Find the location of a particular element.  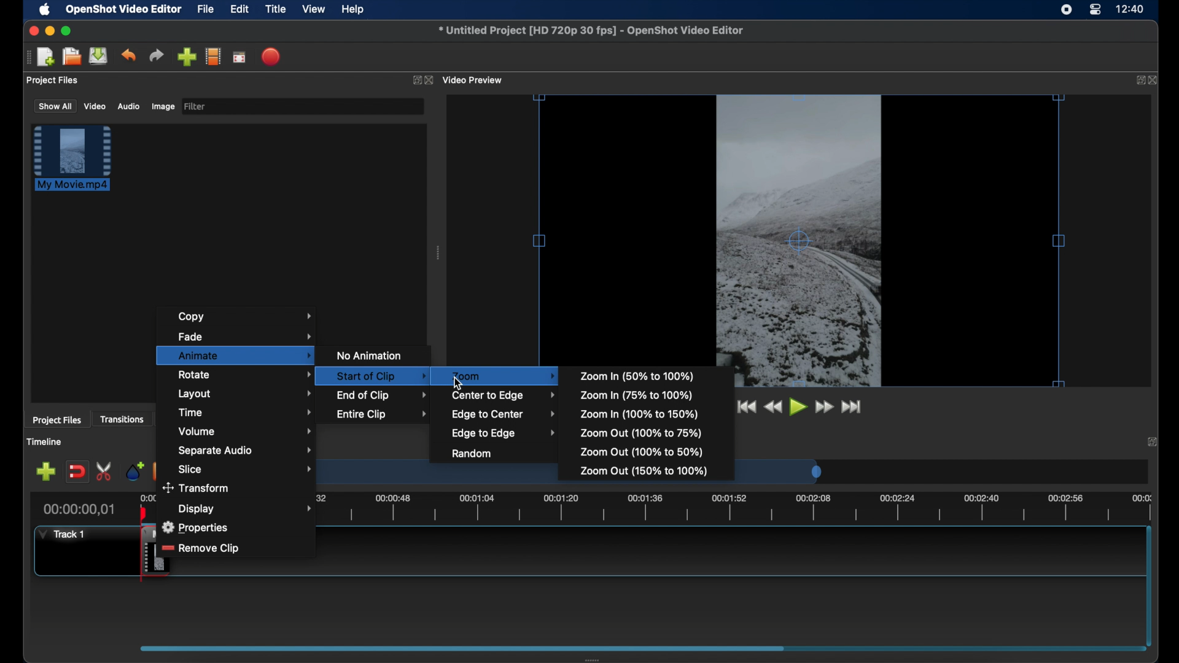

zoom out is located at coordinates (641, 451).